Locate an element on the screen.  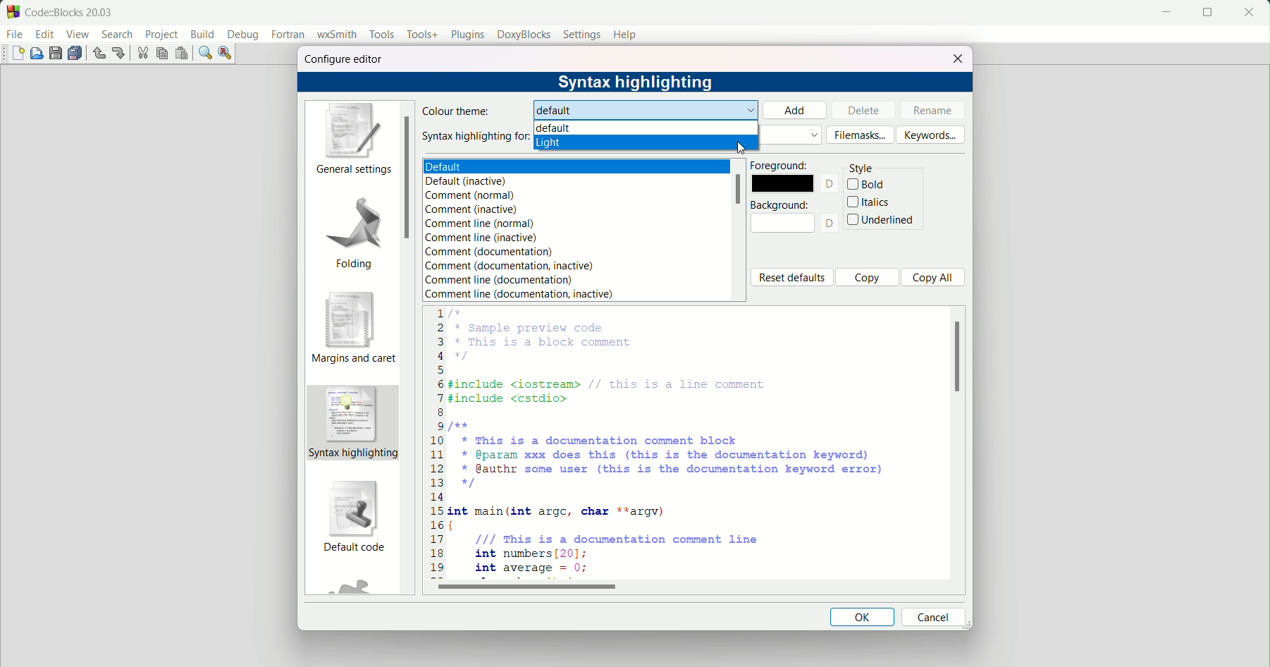
default code is located at coordinates (354, 518).